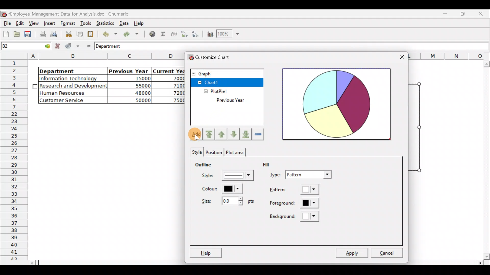 The height and width of the screenshot is (275, 490). I want to click on Previous Year, so click(129, 70).